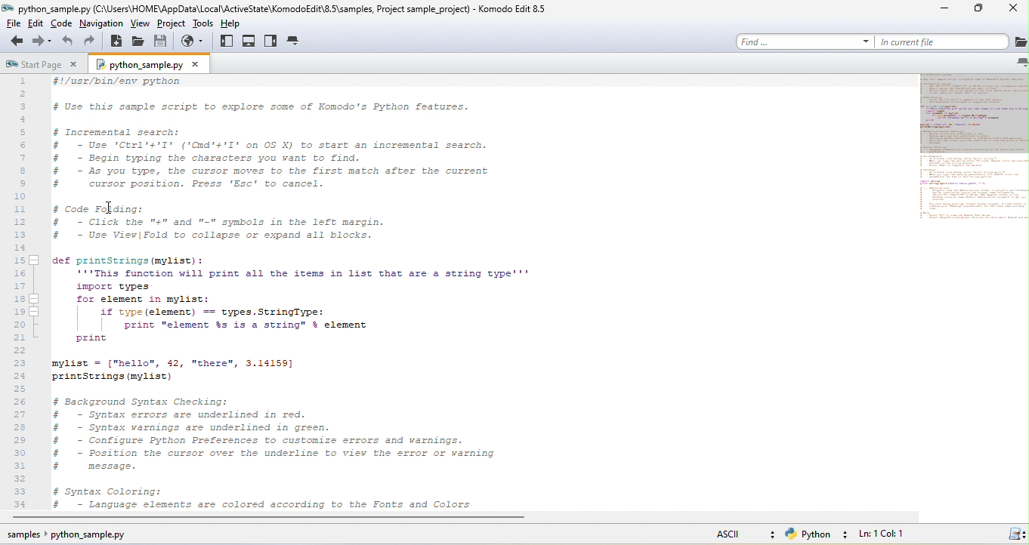 The height and width of the screenshot is (545, 1029). What do you see at coordinates (208, 26) in the screenshot?
I see `tools` at bounding box center [208, 26].